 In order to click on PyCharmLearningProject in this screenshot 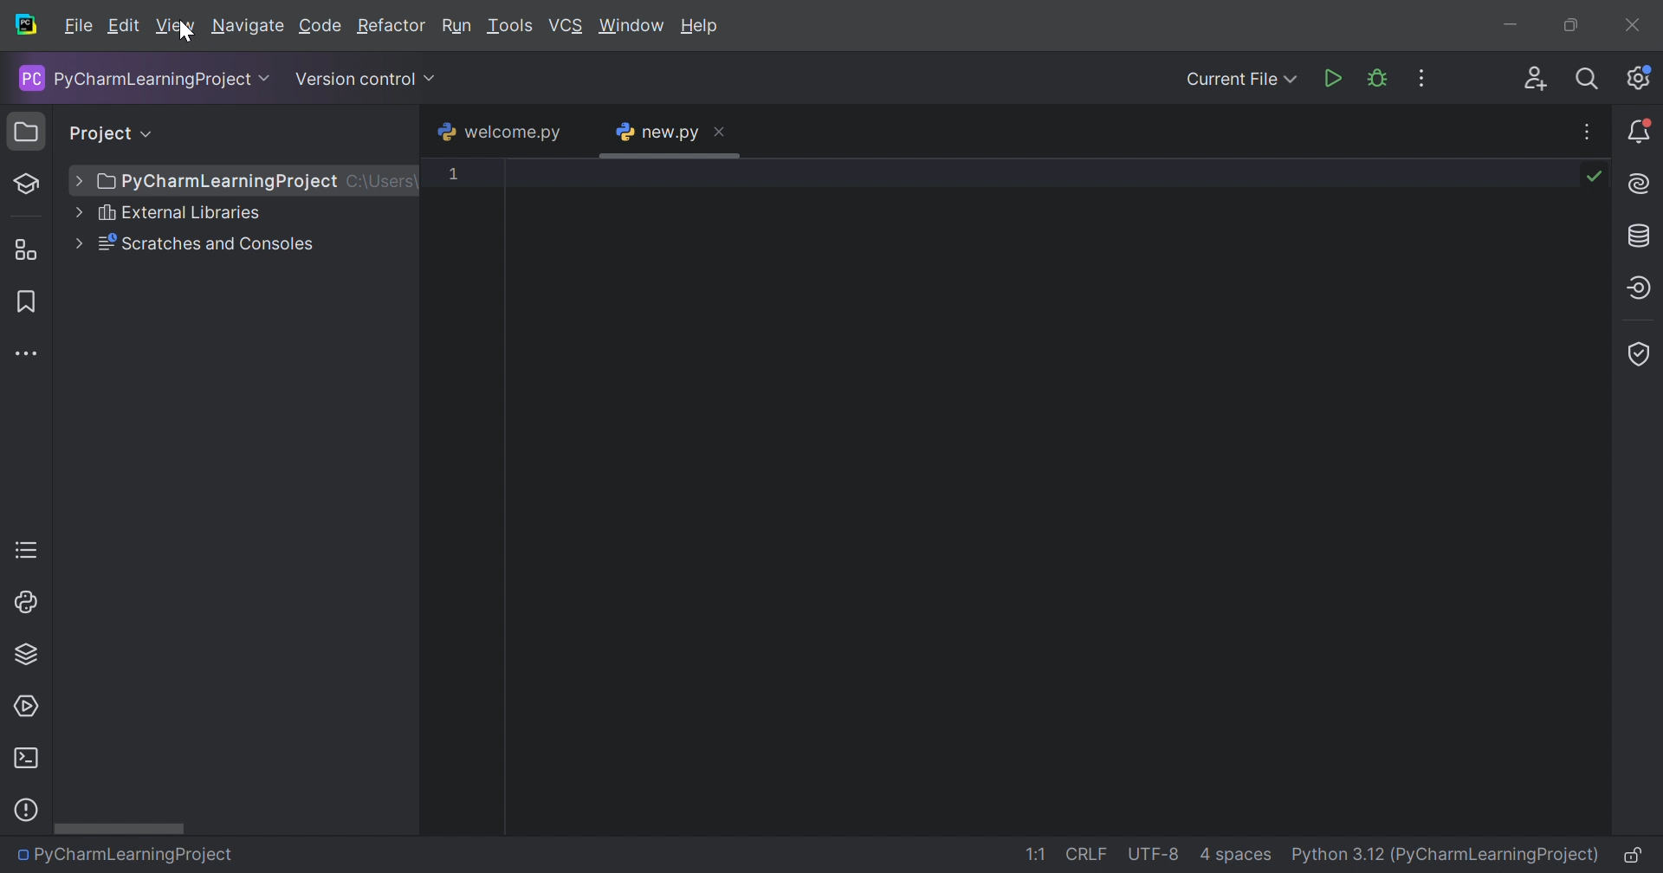, I will do `click(143, 80)`.